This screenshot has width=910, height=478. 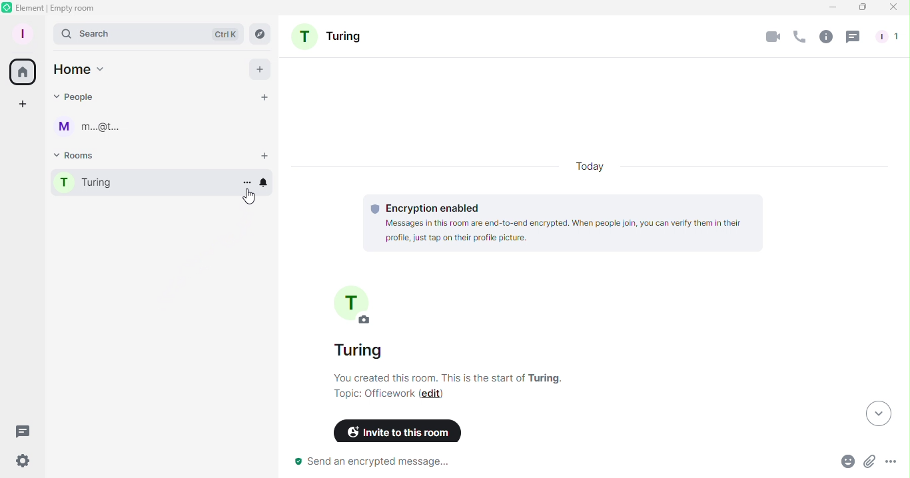 I want to click on Room options , so click(x=246, y=180).